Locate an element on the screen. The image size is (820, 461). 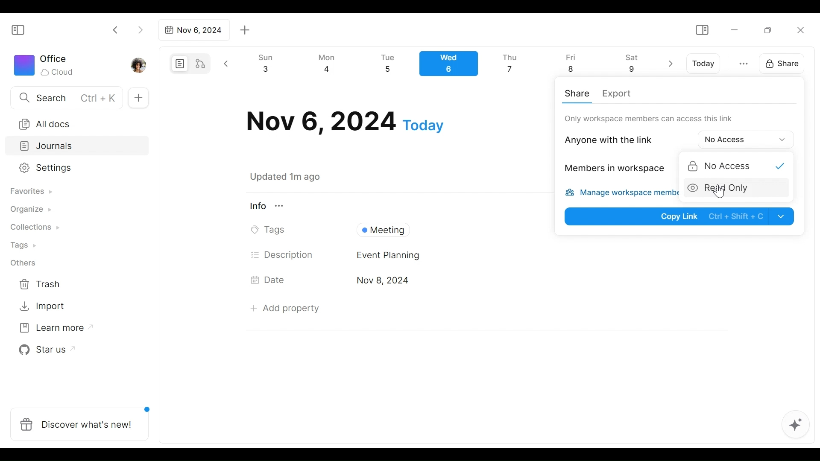
Read only is located at coordinates (726, 187).